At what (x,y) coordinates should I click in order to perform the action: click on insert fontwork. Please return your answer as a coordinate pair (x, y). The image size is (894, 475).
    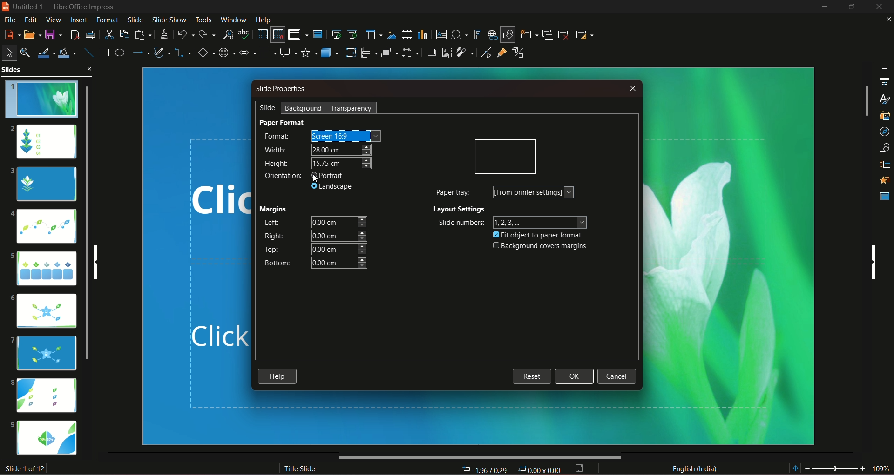
    Looking at the image, I should click on (477, 34).